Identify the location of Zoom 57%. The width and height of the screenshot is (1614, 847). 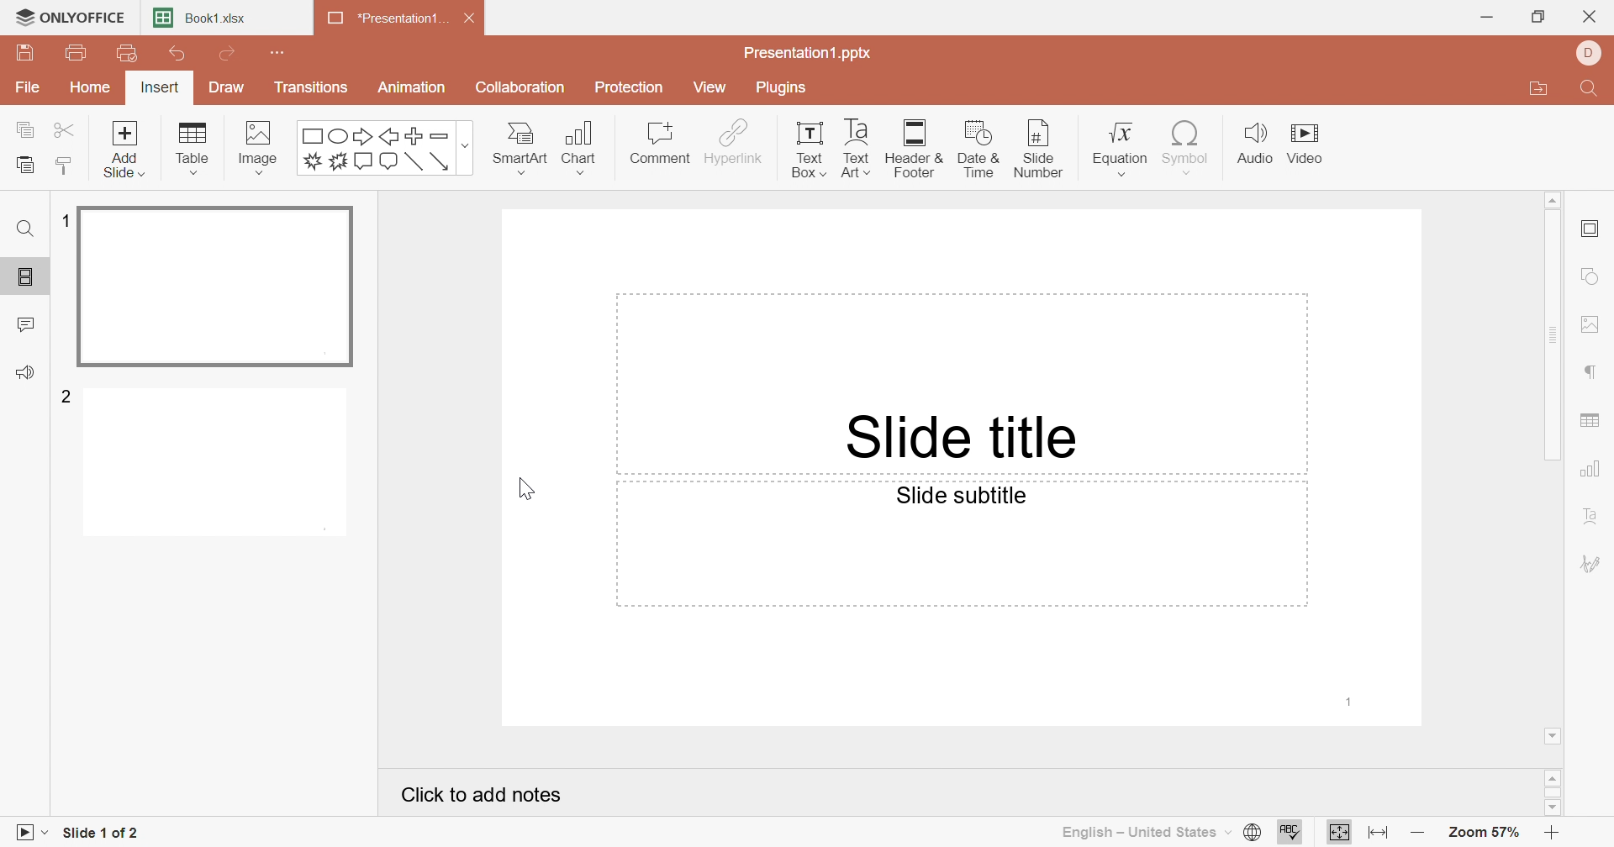
(1486, 835).